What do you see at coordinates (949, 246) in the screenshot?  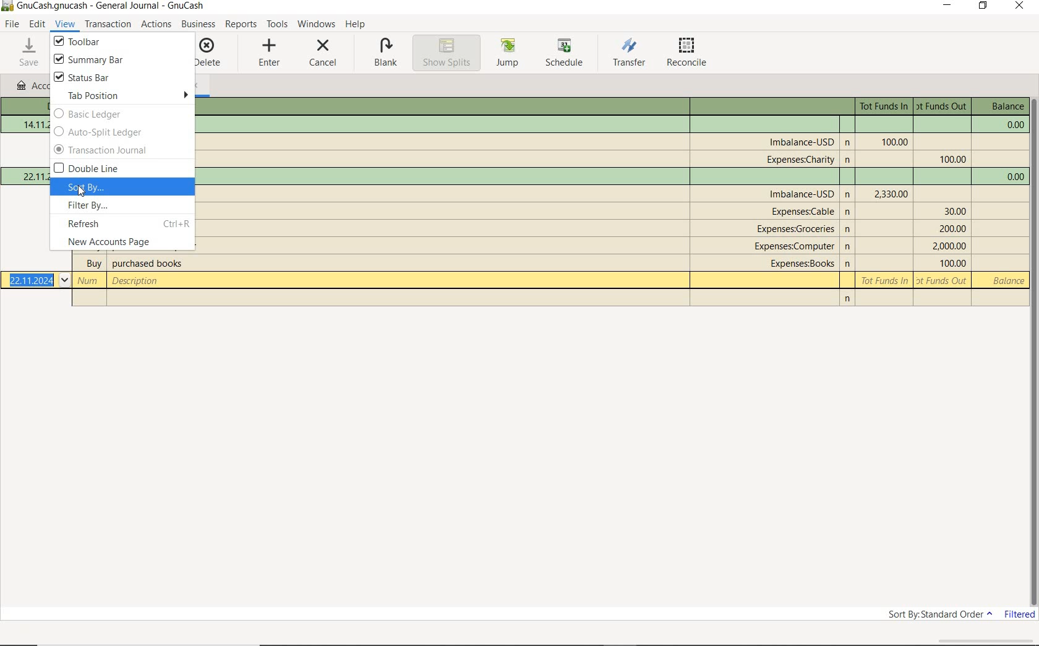 I see `Tot Funds Out` at bounding box center [949, 246].